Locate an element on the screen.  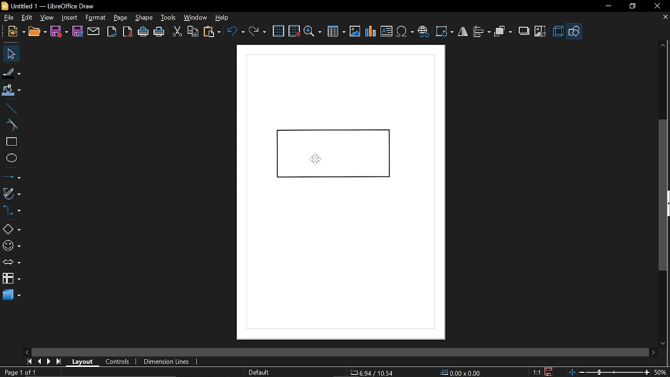
layout is located at coordinates (84, 362).